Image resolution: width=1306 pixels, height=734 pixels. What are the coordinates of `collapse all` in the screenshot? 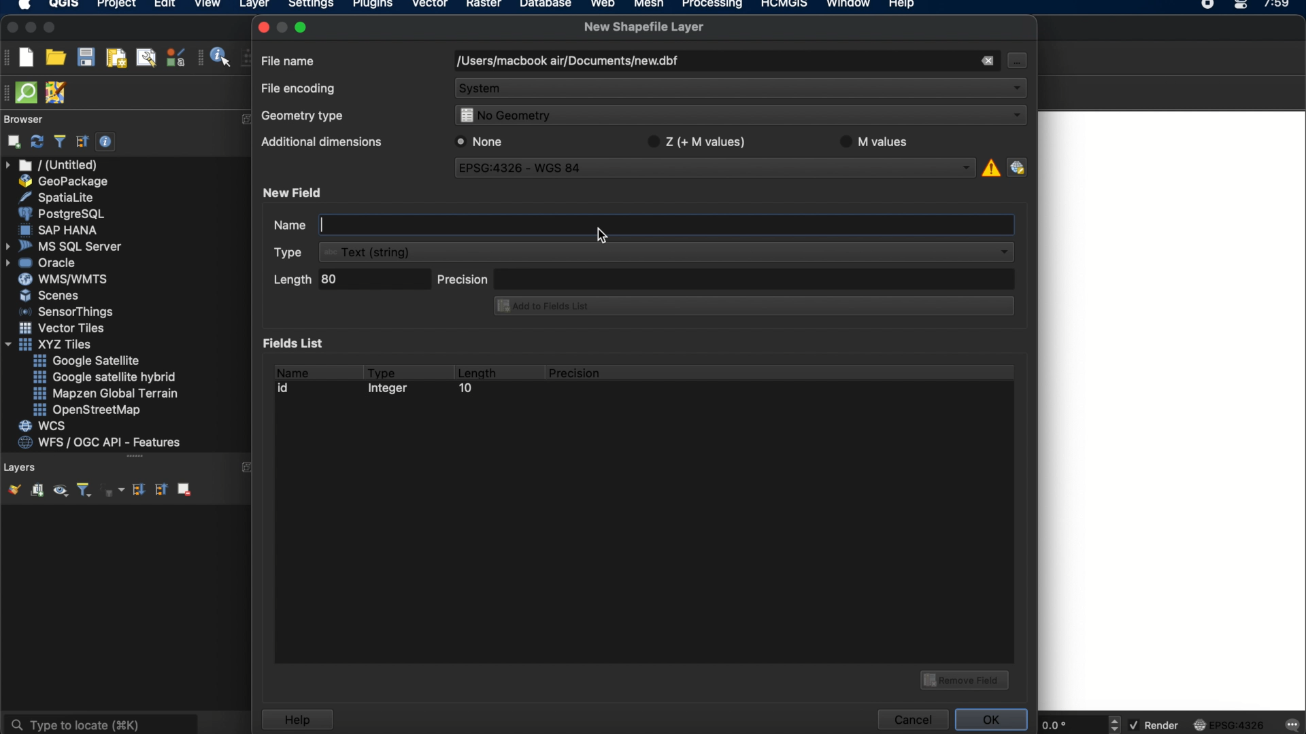 It's located at (82, 141).